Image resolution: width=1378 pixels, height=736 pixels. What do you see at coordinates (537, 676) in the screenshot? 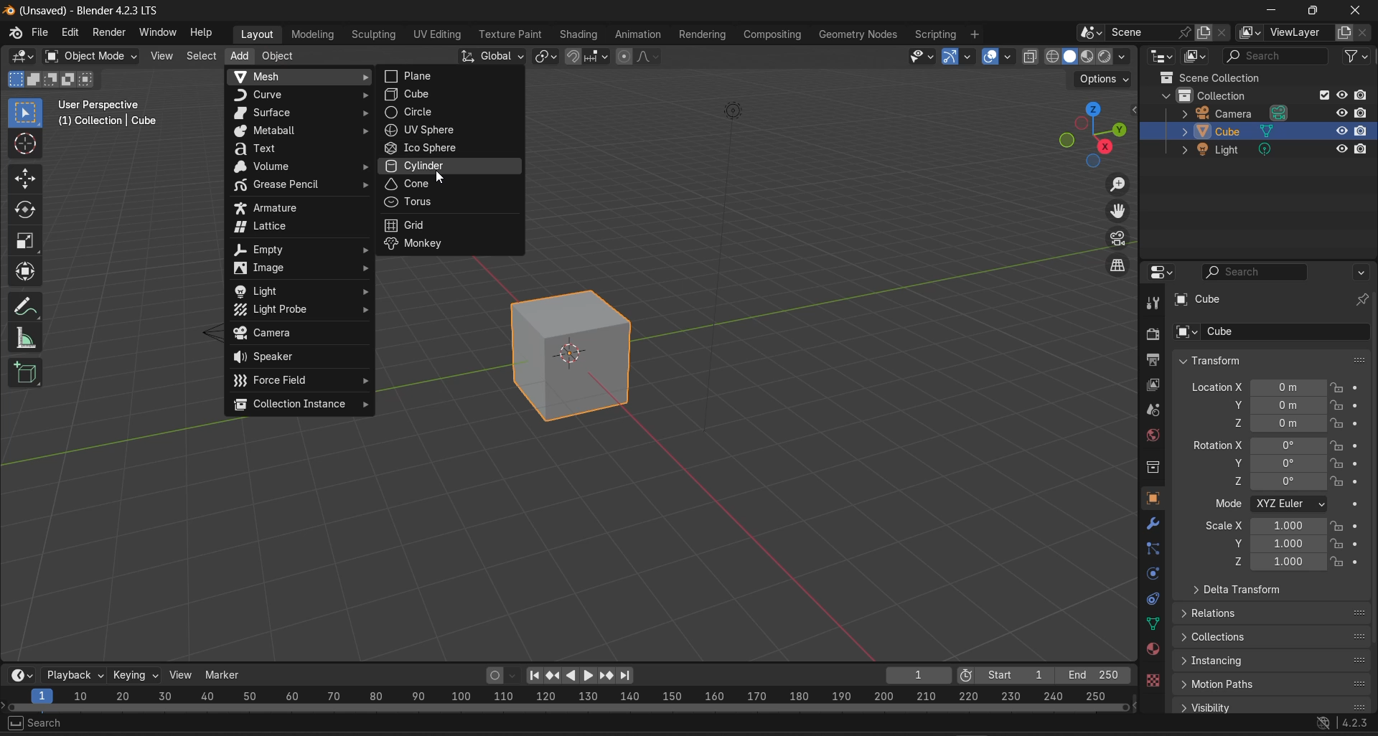
I see `jump to endpoint` at bounding box center [537, 676].